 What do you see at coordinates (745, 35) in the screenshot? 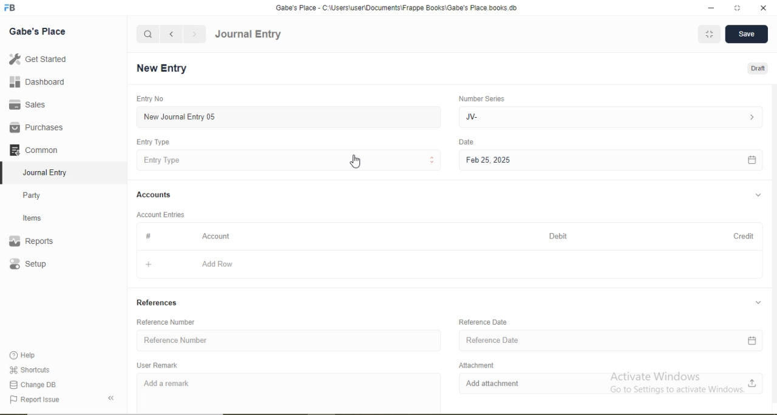
I see `Save` at bounding box center [745, 35].